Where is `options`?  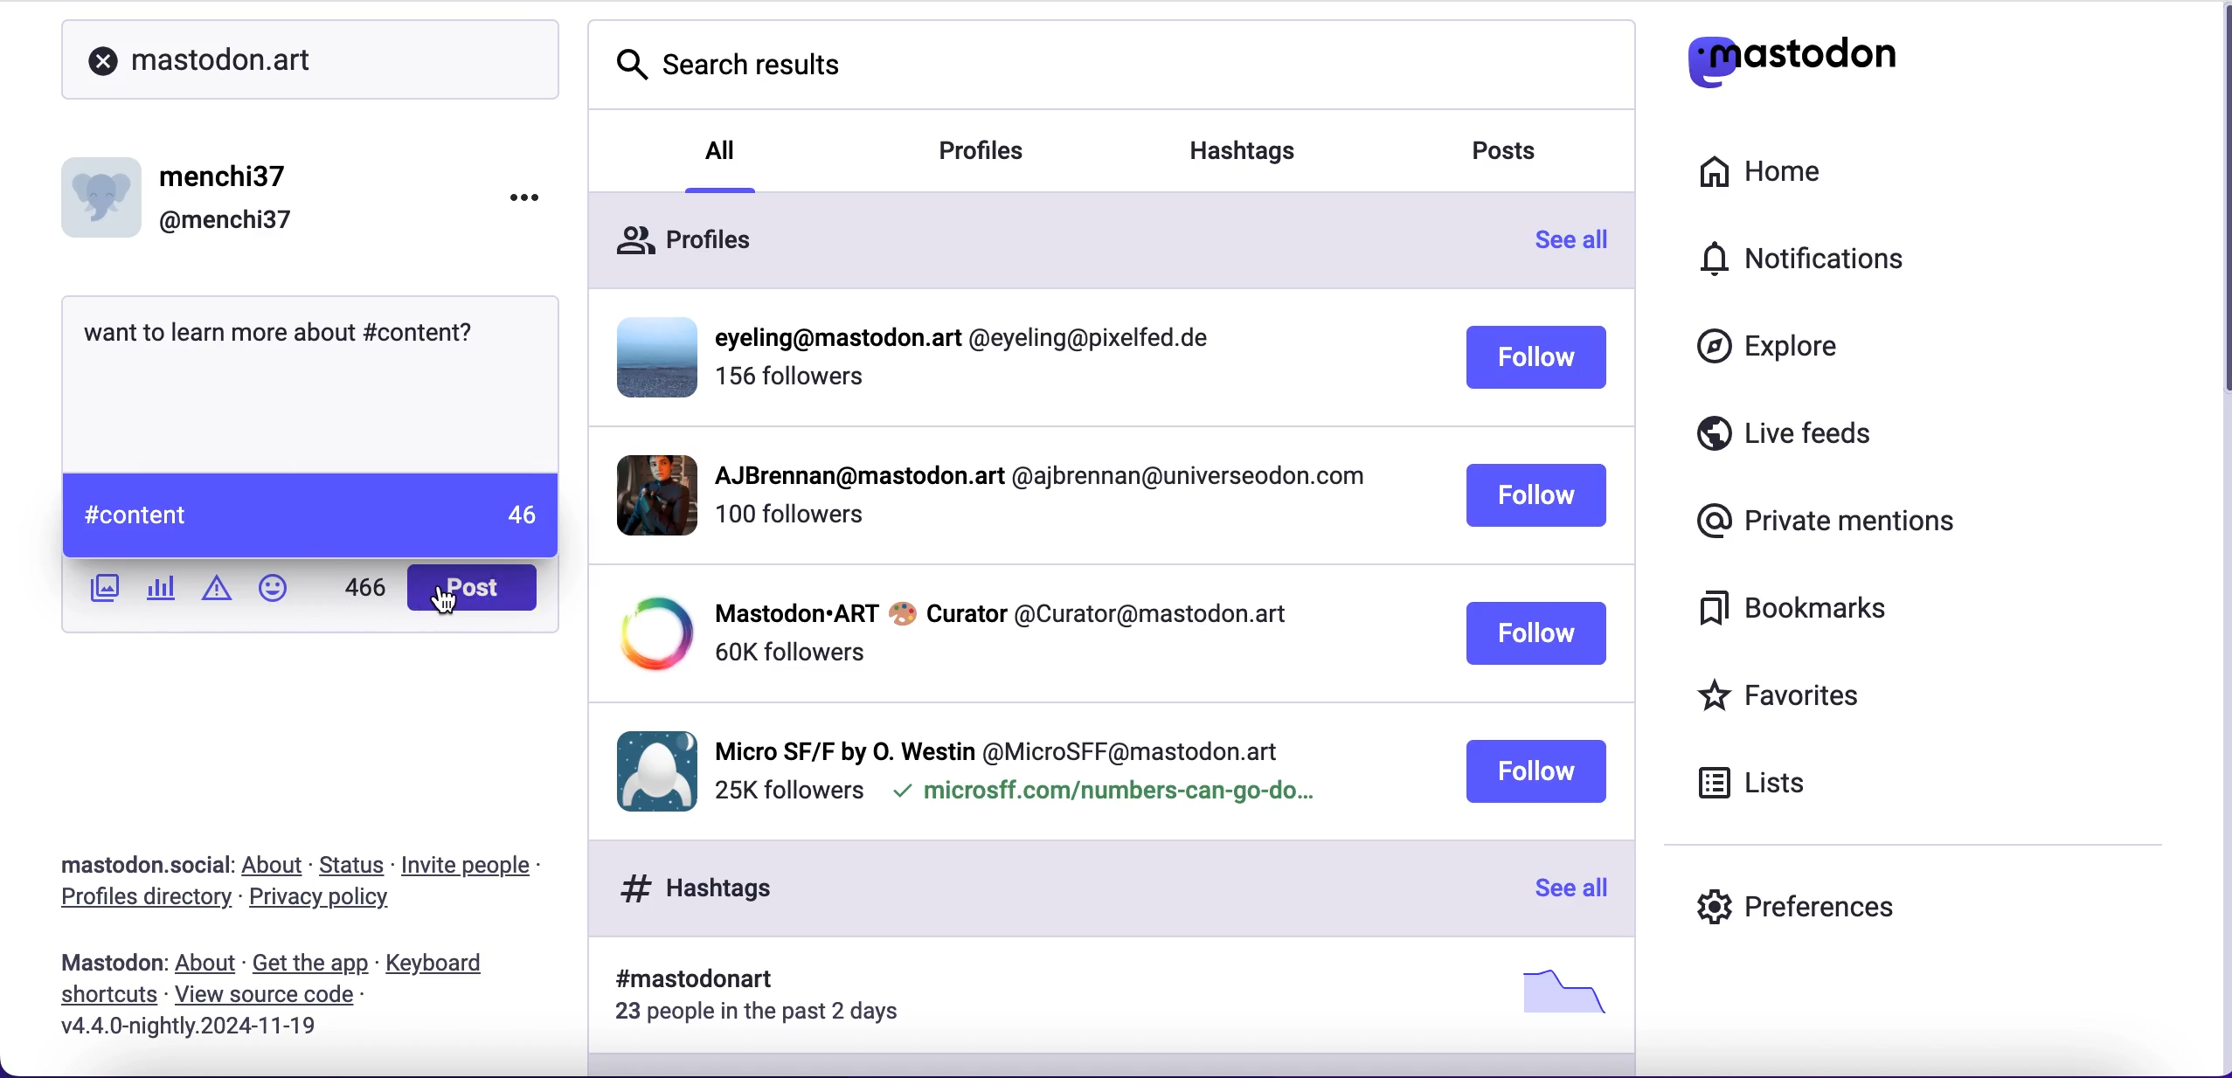 options is located at coordinates (510, 204).